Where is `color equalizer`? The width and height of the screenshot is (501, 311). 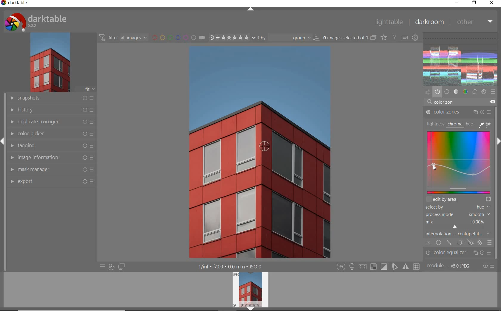
color equalizer is located at coordinates (459, 254).